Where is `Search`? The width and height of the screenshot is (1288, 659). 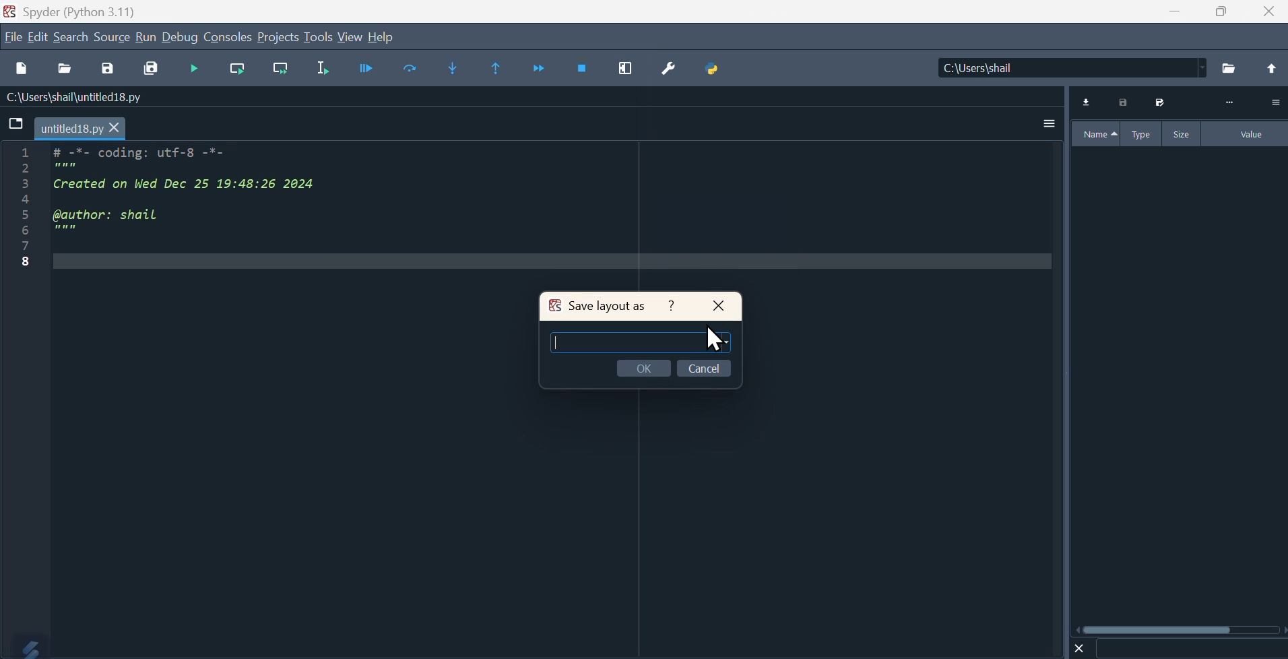
Search is located at coordinates (71, 37).